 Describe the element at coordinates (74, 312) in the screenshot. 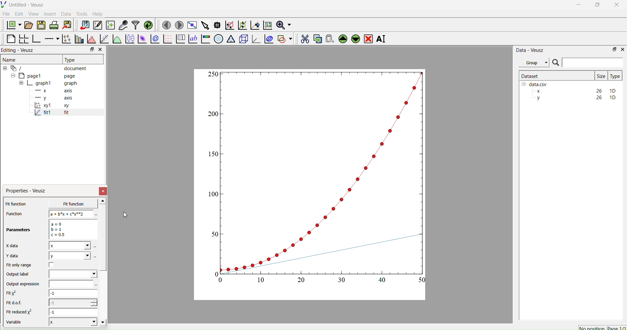

I see `-1` at that location.